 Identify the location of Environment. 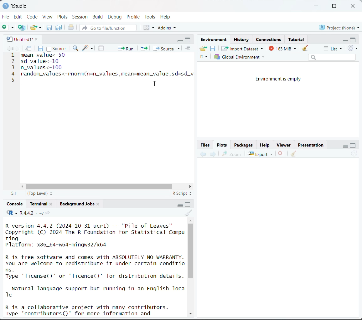
(215, 40).